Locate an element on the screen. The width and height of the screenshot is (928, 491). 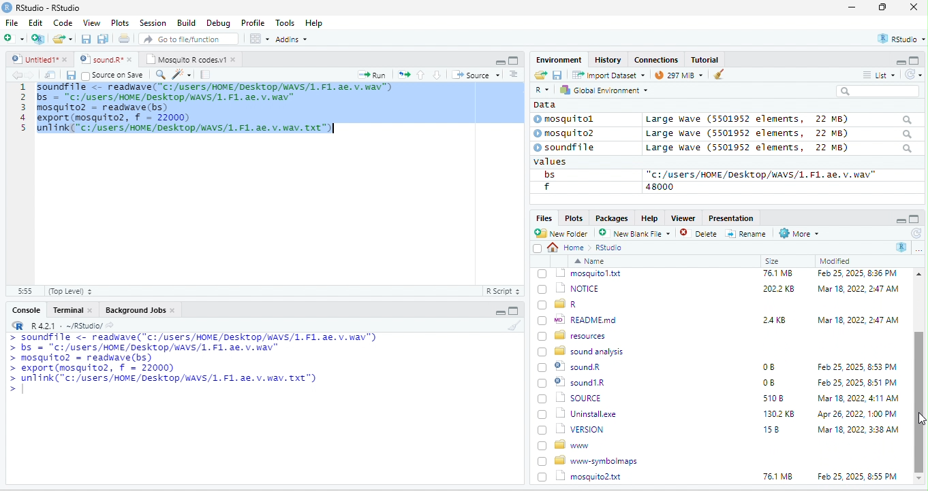
hy Global Environment ~ is located at coordinates (600, 90).